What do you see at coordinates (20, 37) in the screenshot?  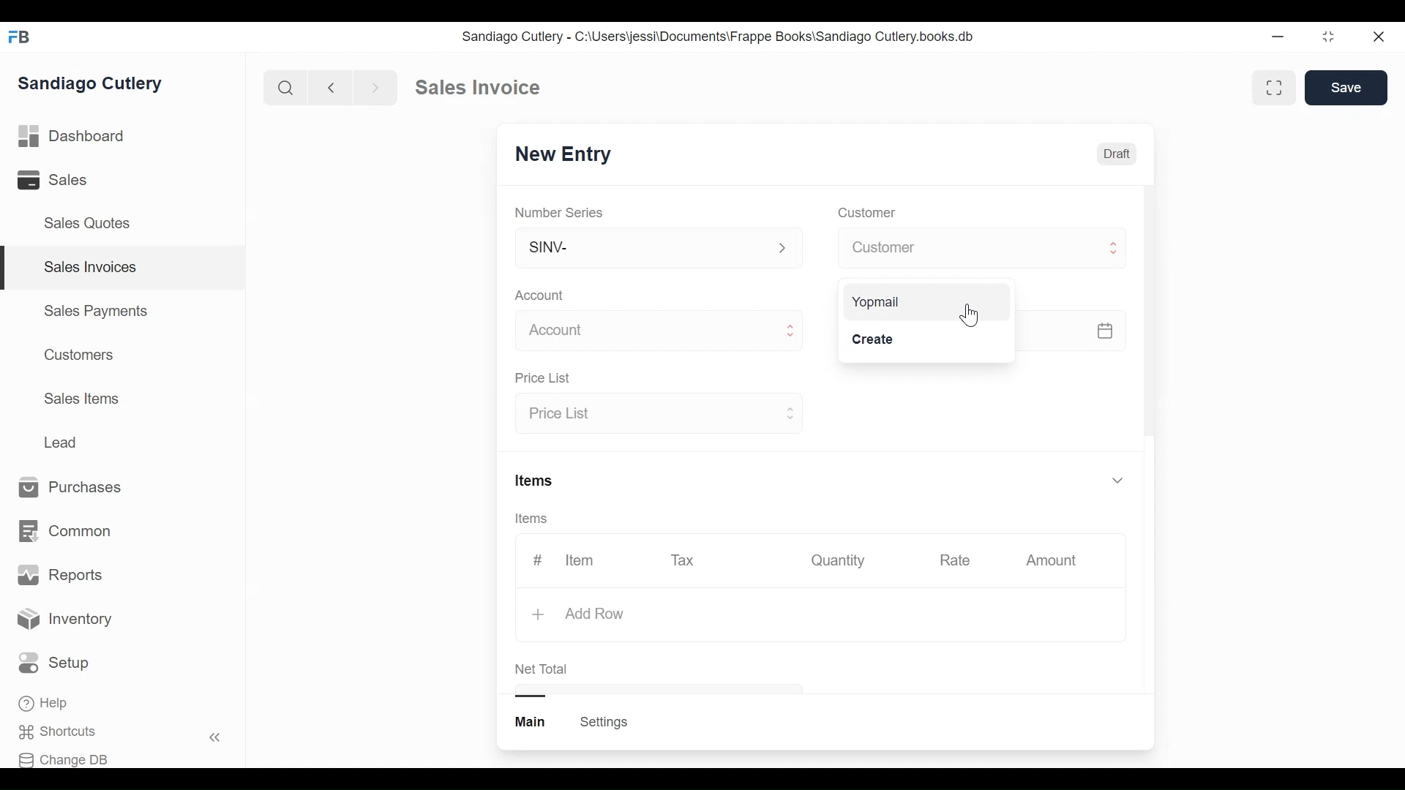 I see `FB logo` at bounding box center [20, 37].